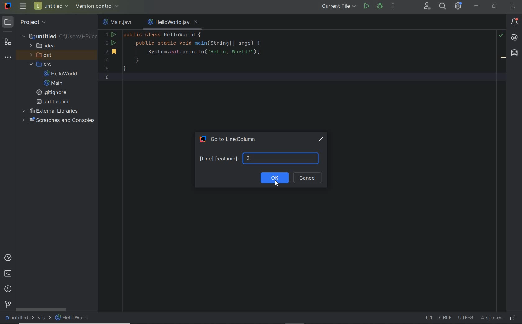  What do you see at coordinates (7, 57) in the screenshot?
I see `more tool windows` at bounding box center [7, 57].